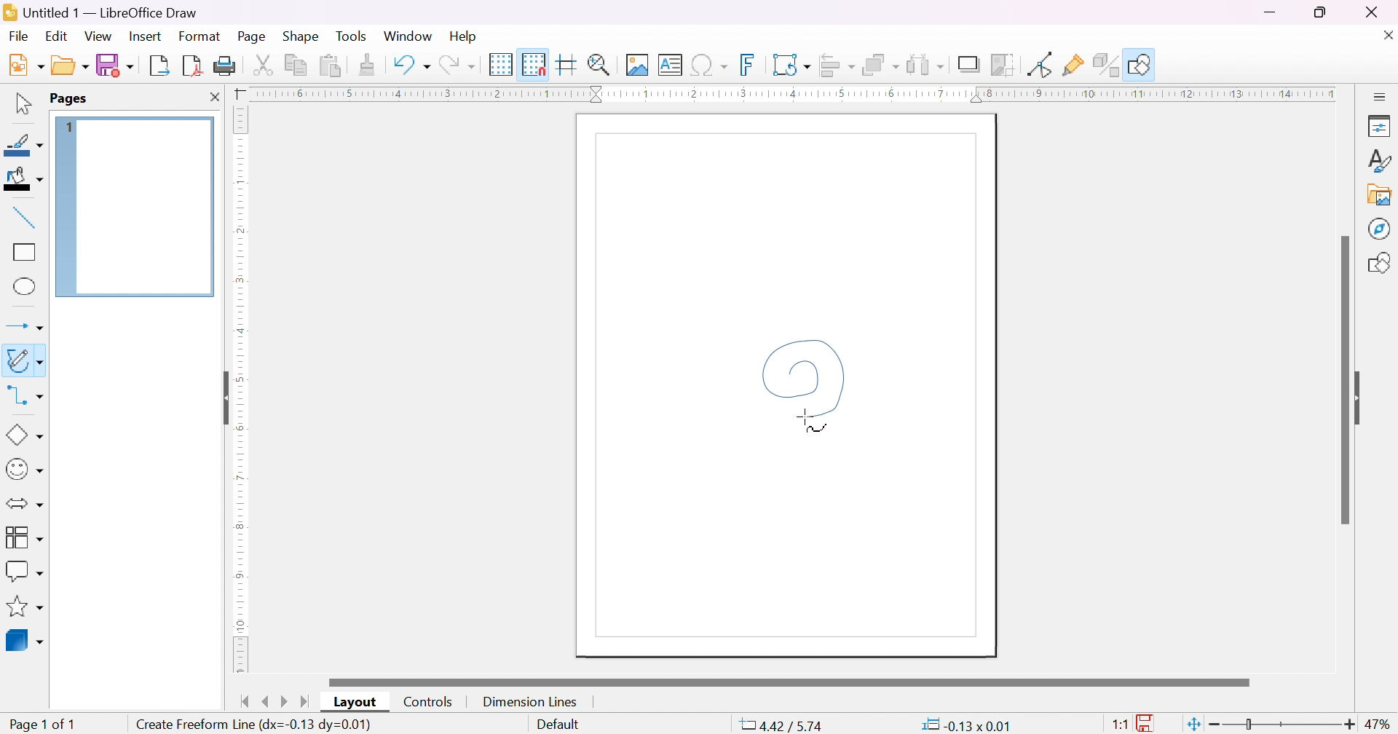  What do you see at coordinates (1148, 725) in the screenshot?
I see `the documents has not been modified since the last file.` at bounding box center [1148, 725].